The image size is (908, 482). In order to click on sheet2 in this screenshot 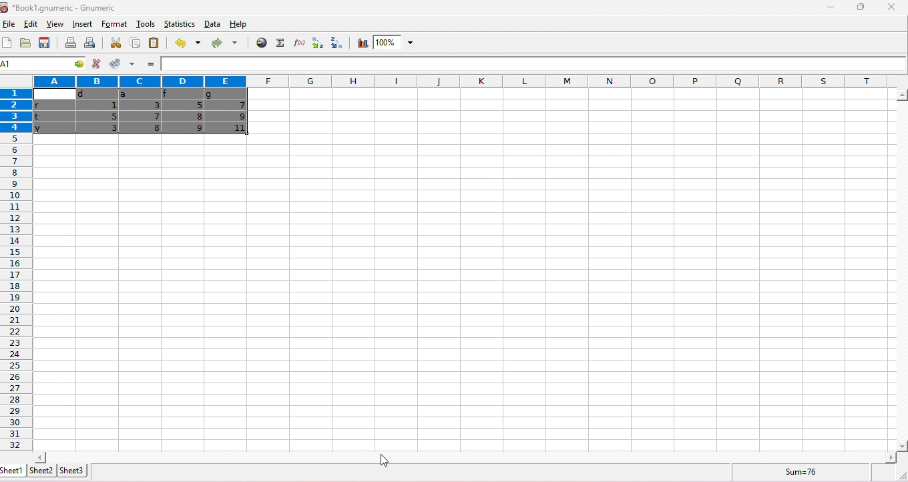, I will do `click(41, 470)`.